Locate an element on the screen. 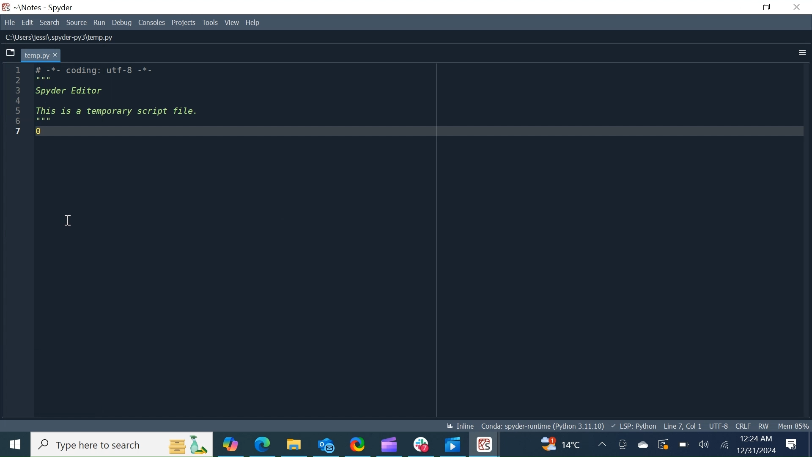 The image size is (812, 457). View is located at coordinates (231, 23).